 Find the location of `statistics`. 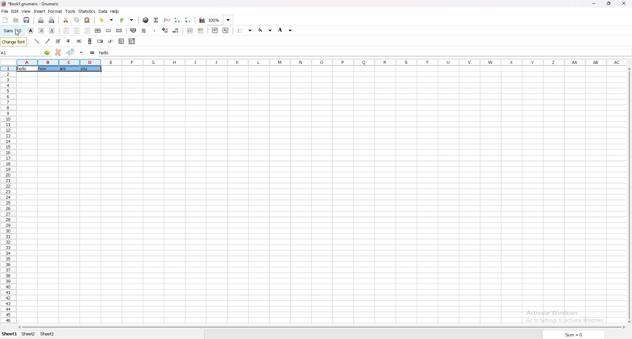

statistics is located at coordinates (87, 11).